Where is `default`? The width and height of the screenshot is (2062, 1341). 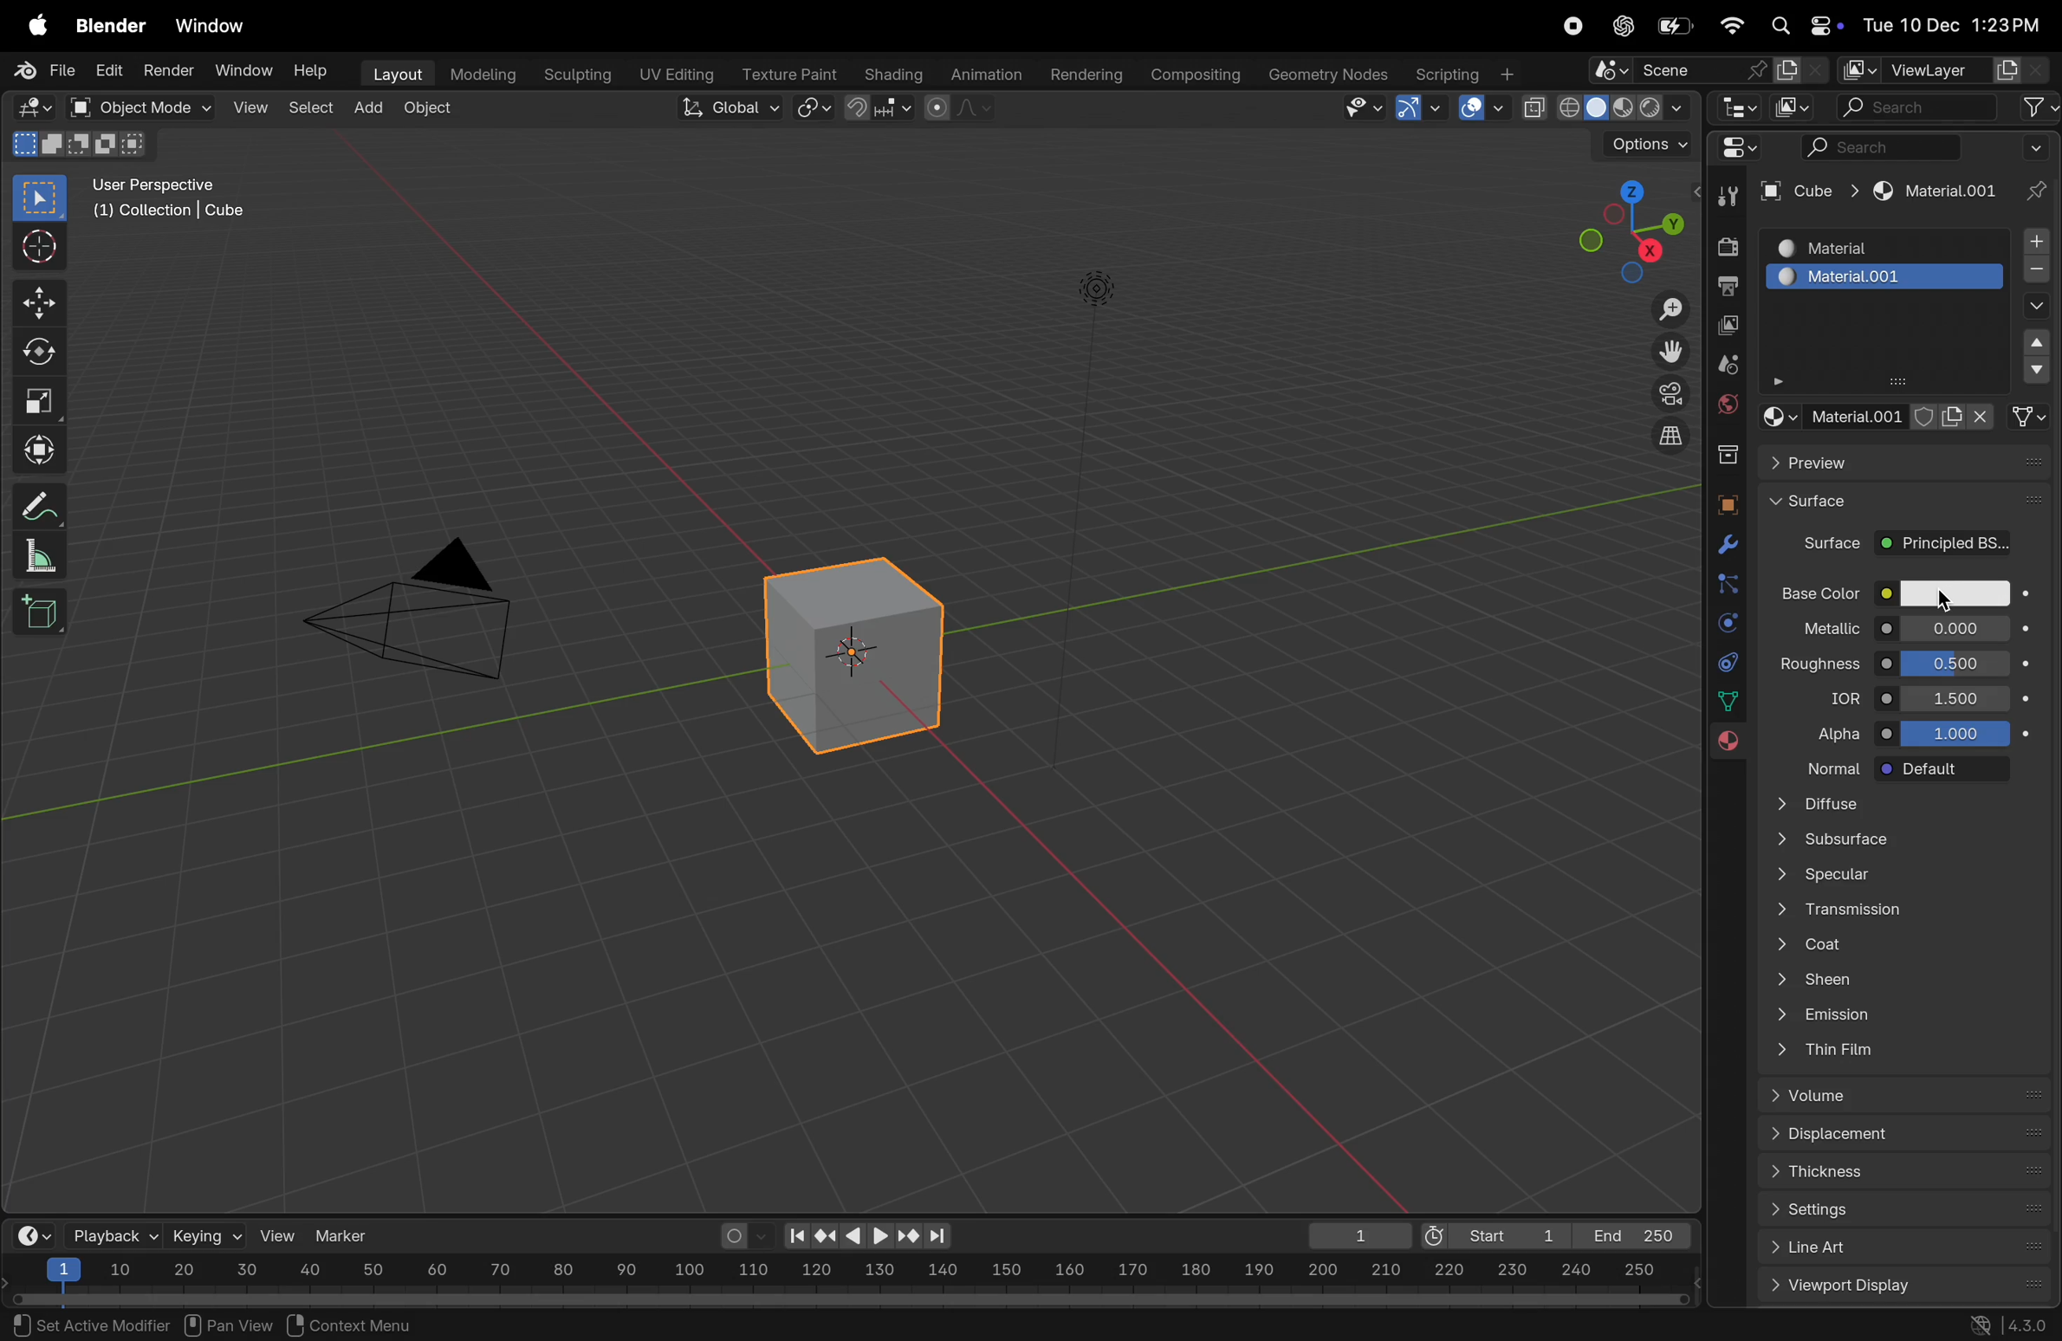 default is located at coordinates (1944, 770).